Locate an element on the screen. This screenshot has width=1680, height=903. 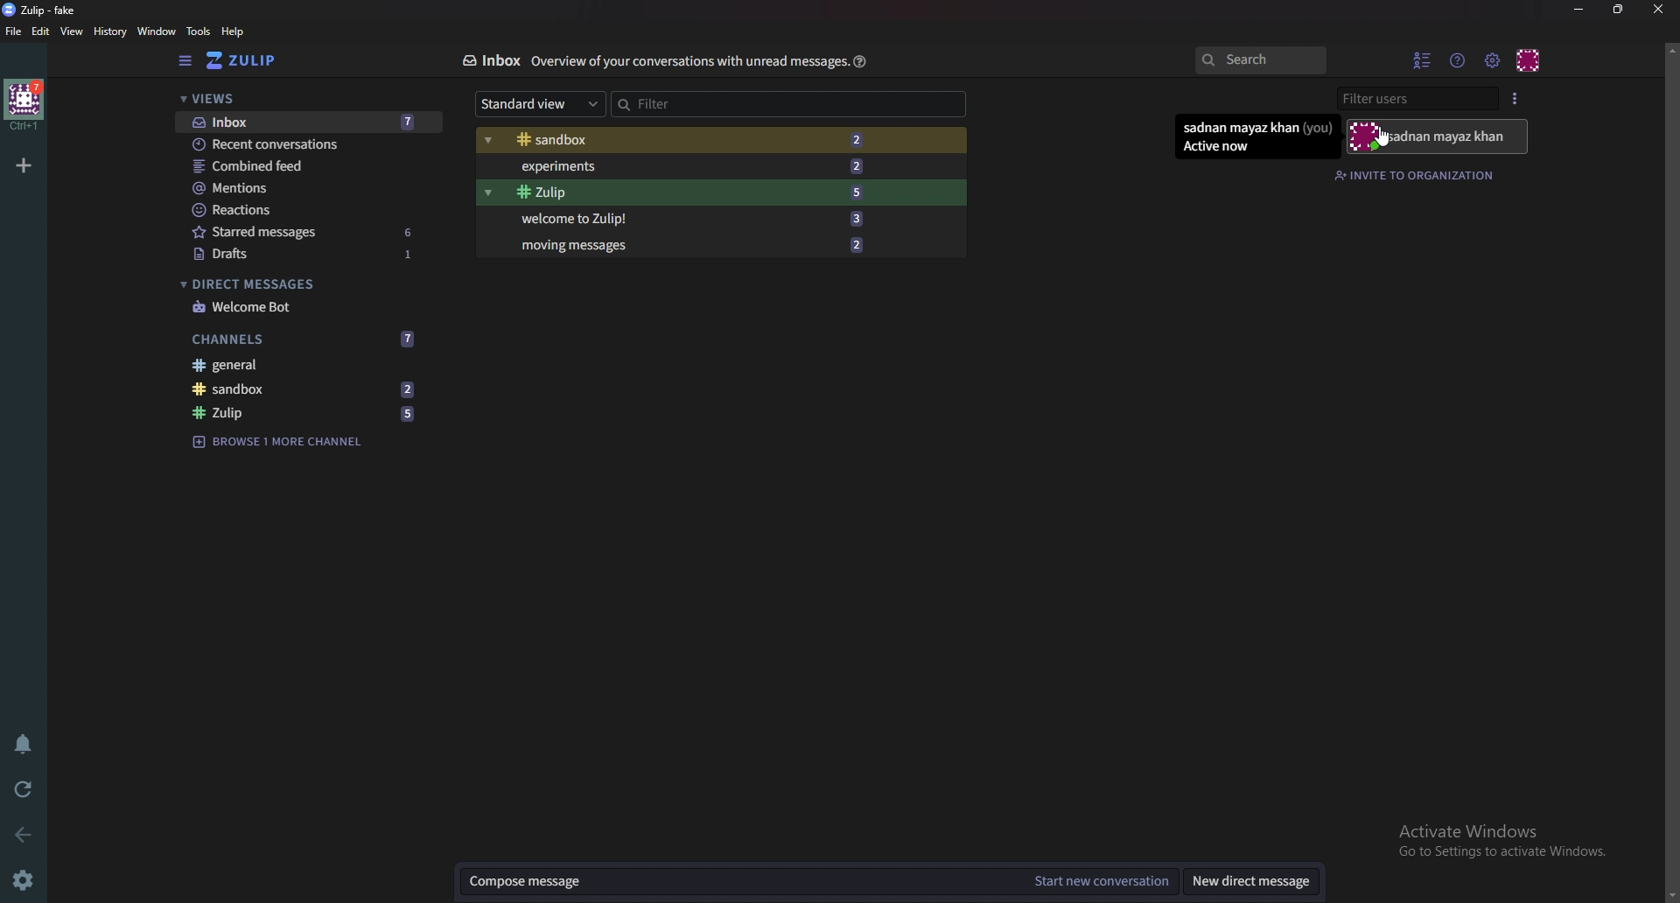
search is located at coordinates (1262, 60).